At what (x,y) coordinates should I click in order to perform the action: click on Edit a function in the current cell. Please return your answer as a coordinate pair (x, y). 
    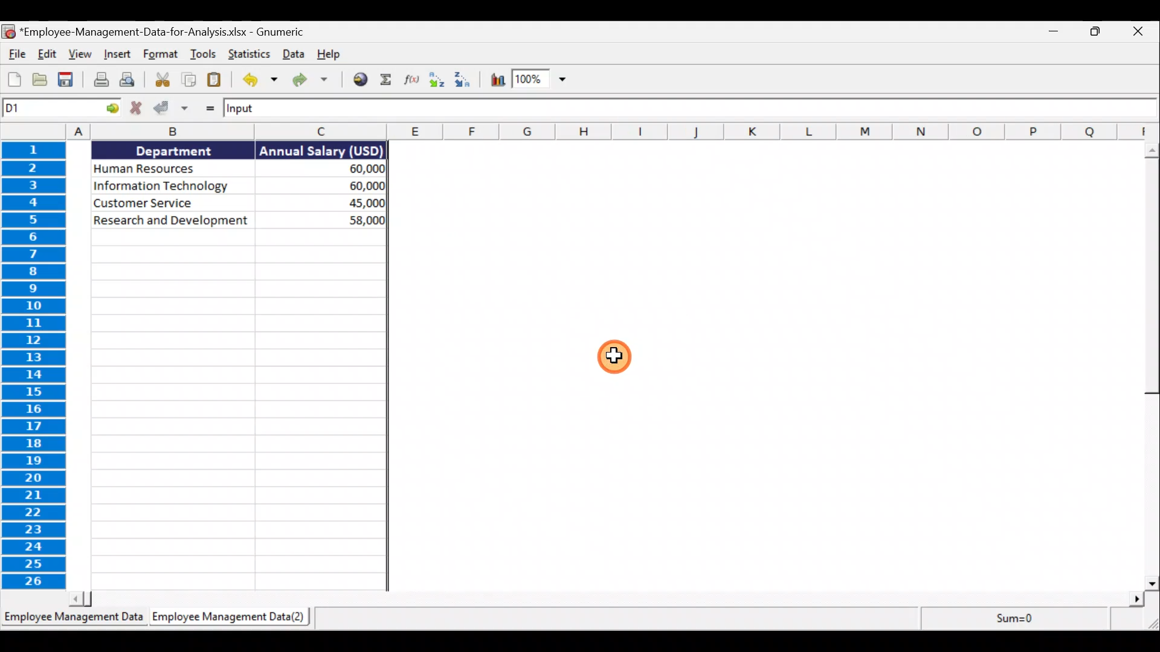
    Looking at the image, I should click on (411, 81).